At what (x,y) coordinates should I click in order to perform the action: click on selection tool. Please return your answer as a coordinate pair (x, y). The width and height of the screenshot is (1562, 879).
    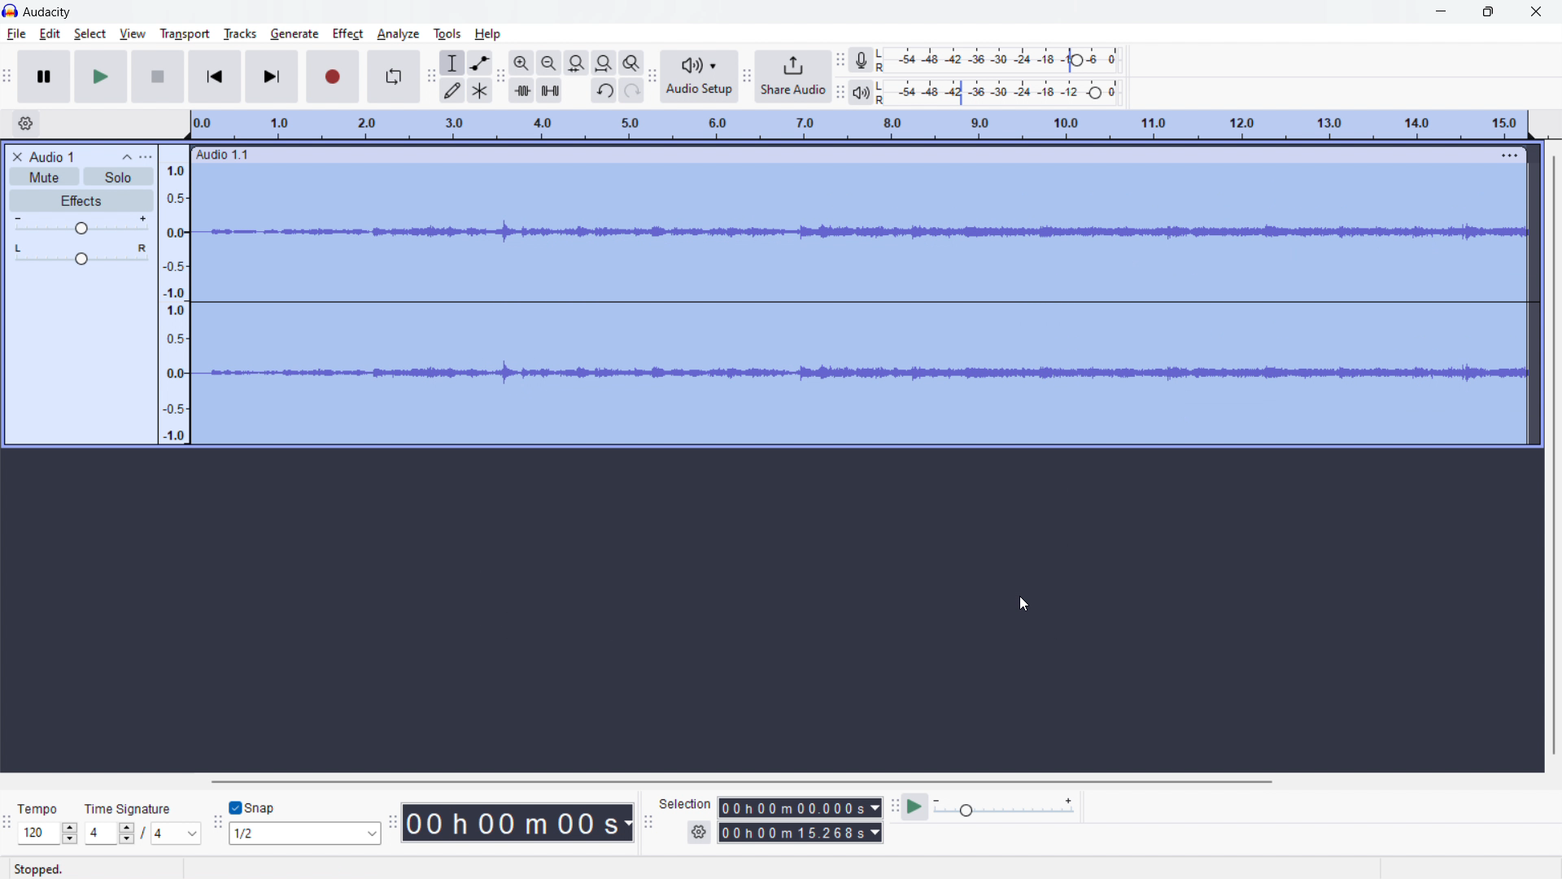
    Looking at the image, I should click on (452, 63).